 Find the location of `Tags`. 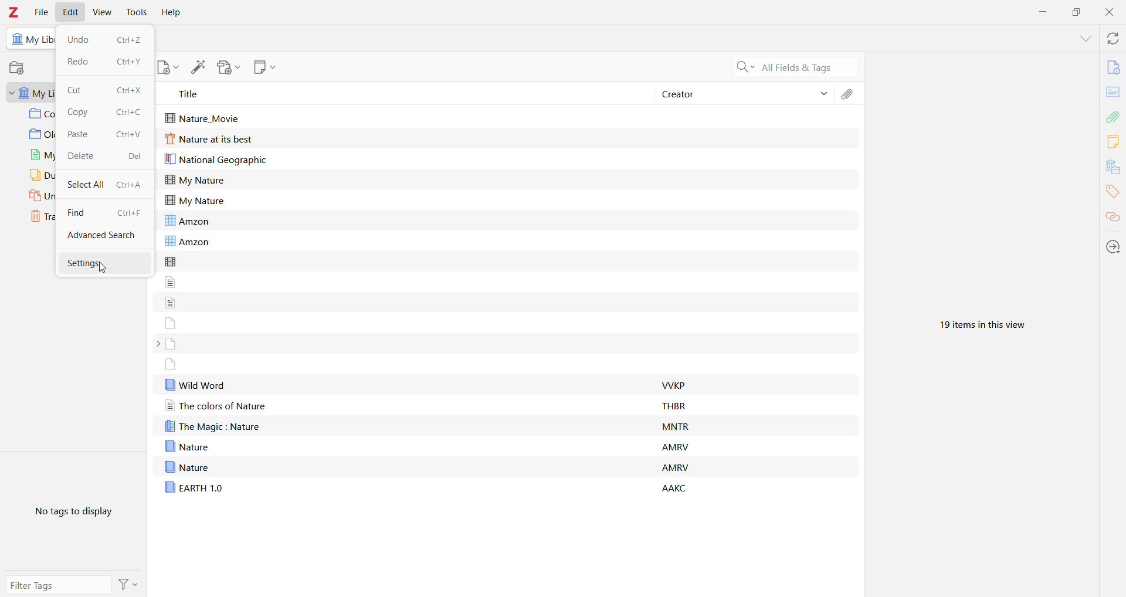

Tags is located at coordinates (1113, 194).